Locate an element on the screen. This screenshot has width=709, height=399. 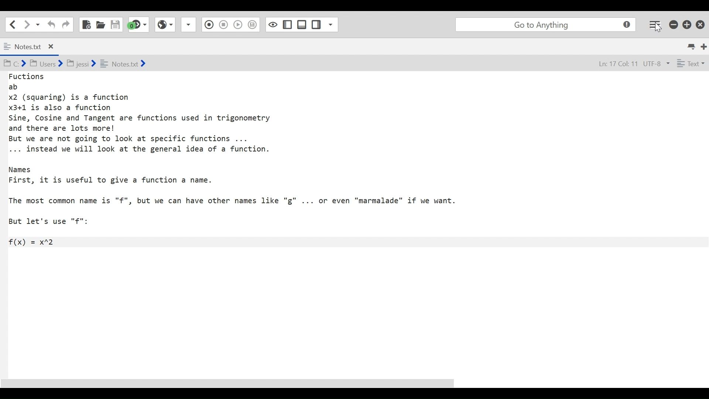
go to anything is located at coordinates (547, 25).